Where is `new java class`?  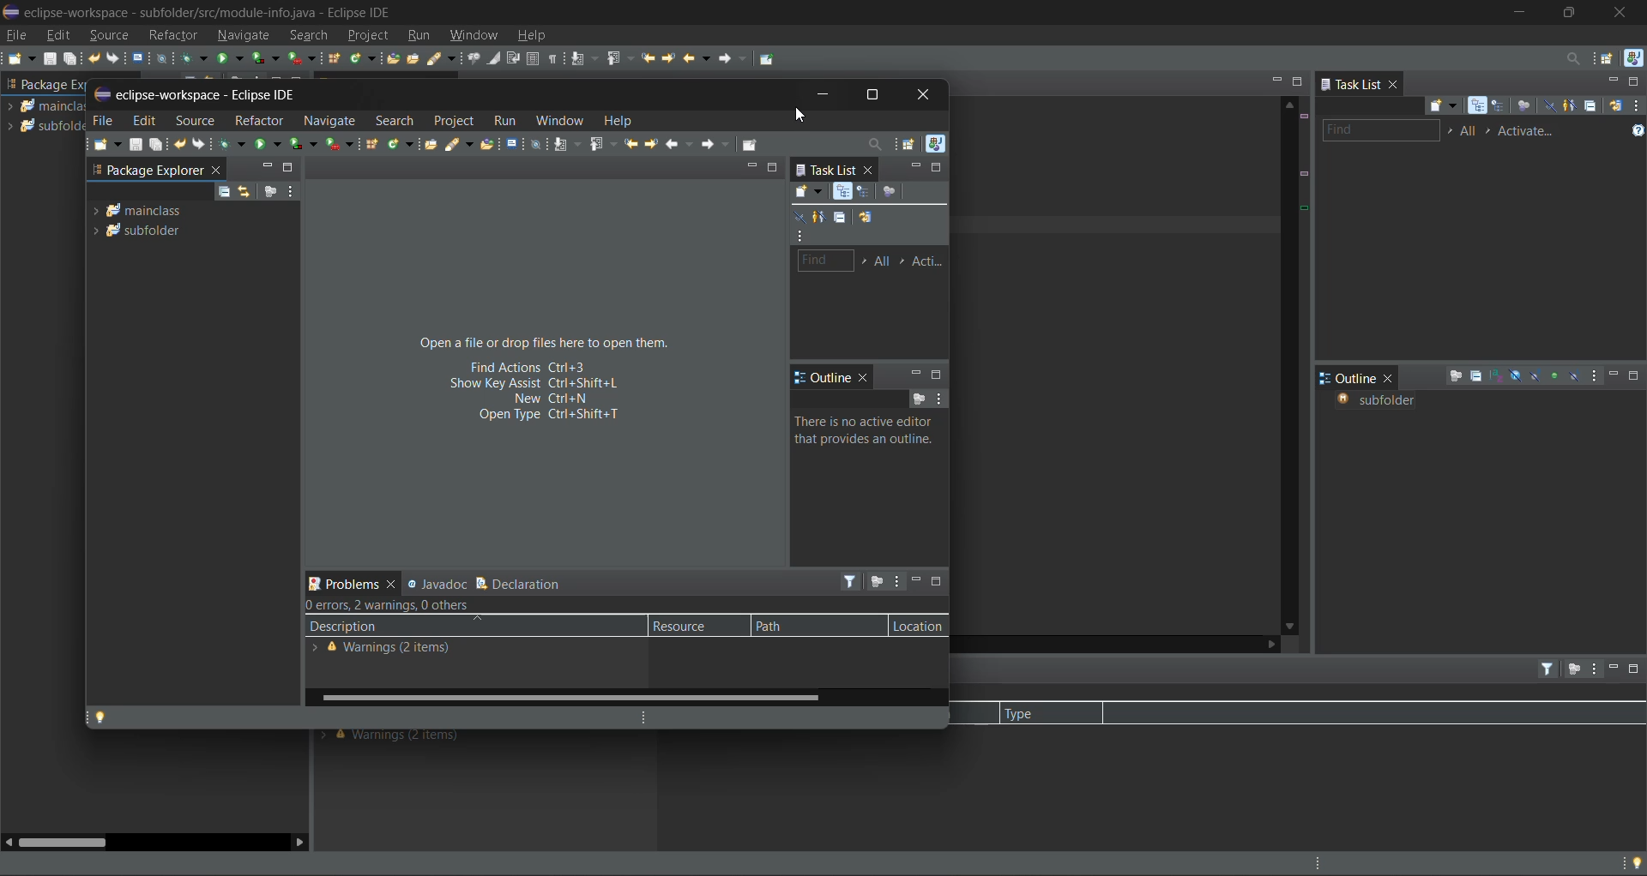 new java class is located at coordinates (406, 146).